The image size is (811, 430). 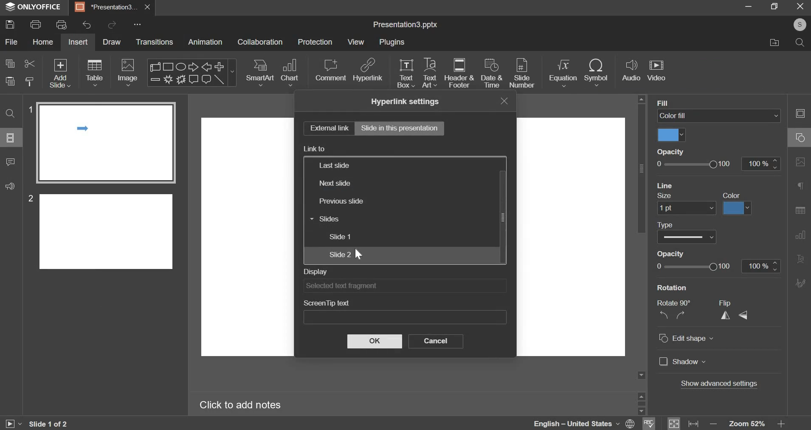 I want to click on Text Art settings, so click(x=800, y=259).